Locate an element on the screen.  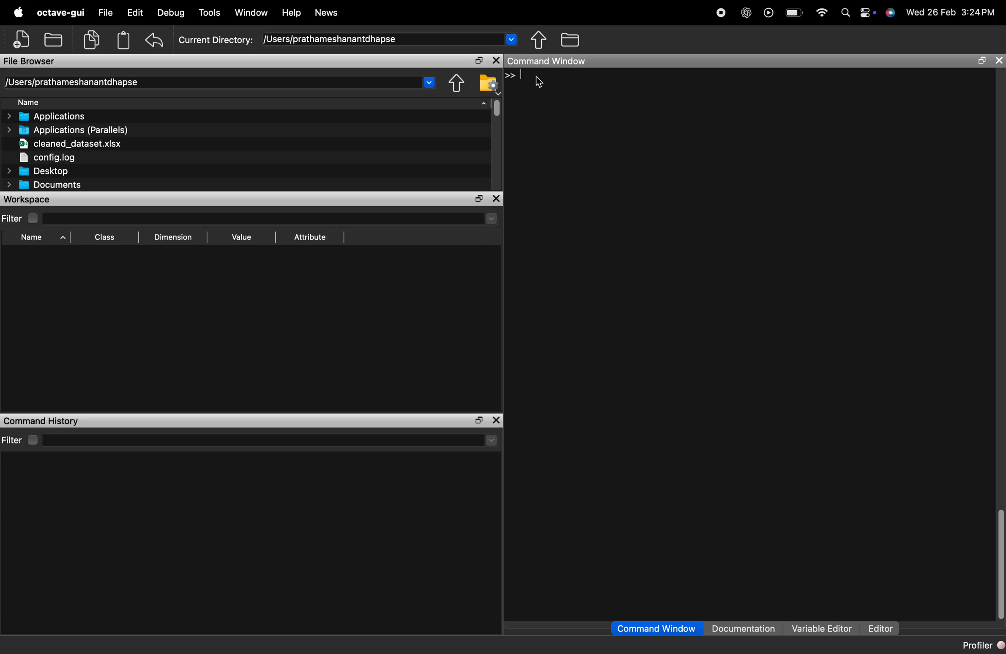
Close is located at coordinates (998, 60).